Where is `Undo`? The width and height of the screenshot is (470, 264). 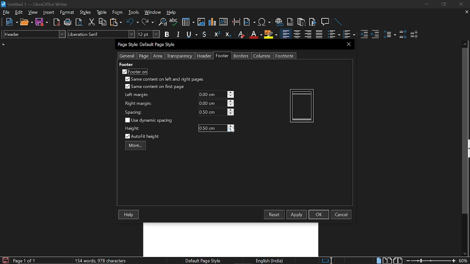 Undo is located at coordinates (133, 22).